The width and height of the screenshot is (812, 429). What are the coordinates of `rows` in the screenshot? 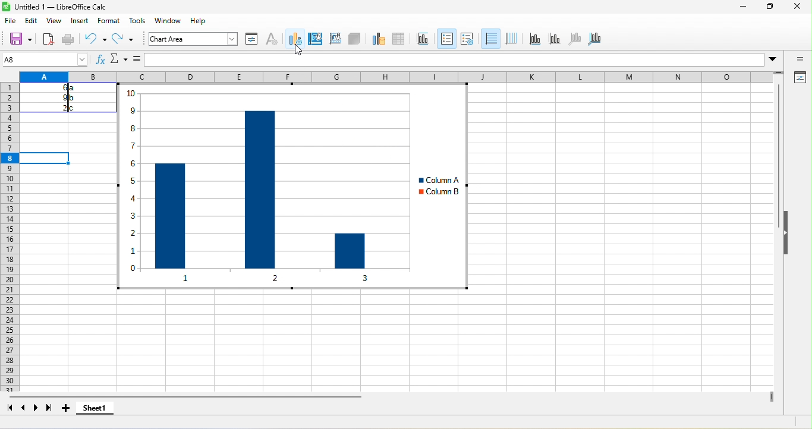 It's located at (11, 250).